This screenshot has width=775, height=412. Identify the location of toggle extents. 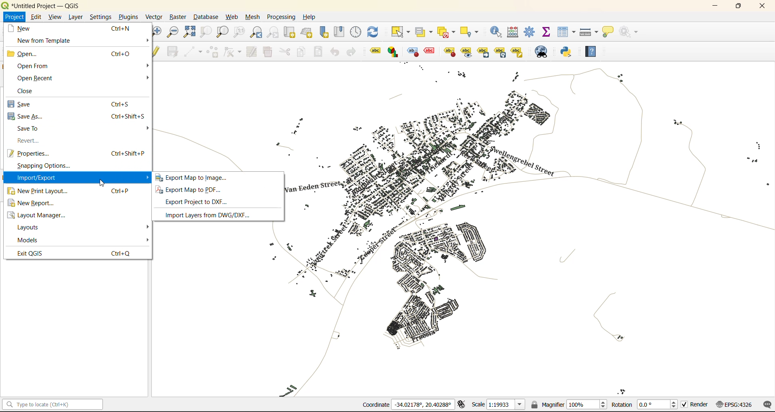
(461, 405).